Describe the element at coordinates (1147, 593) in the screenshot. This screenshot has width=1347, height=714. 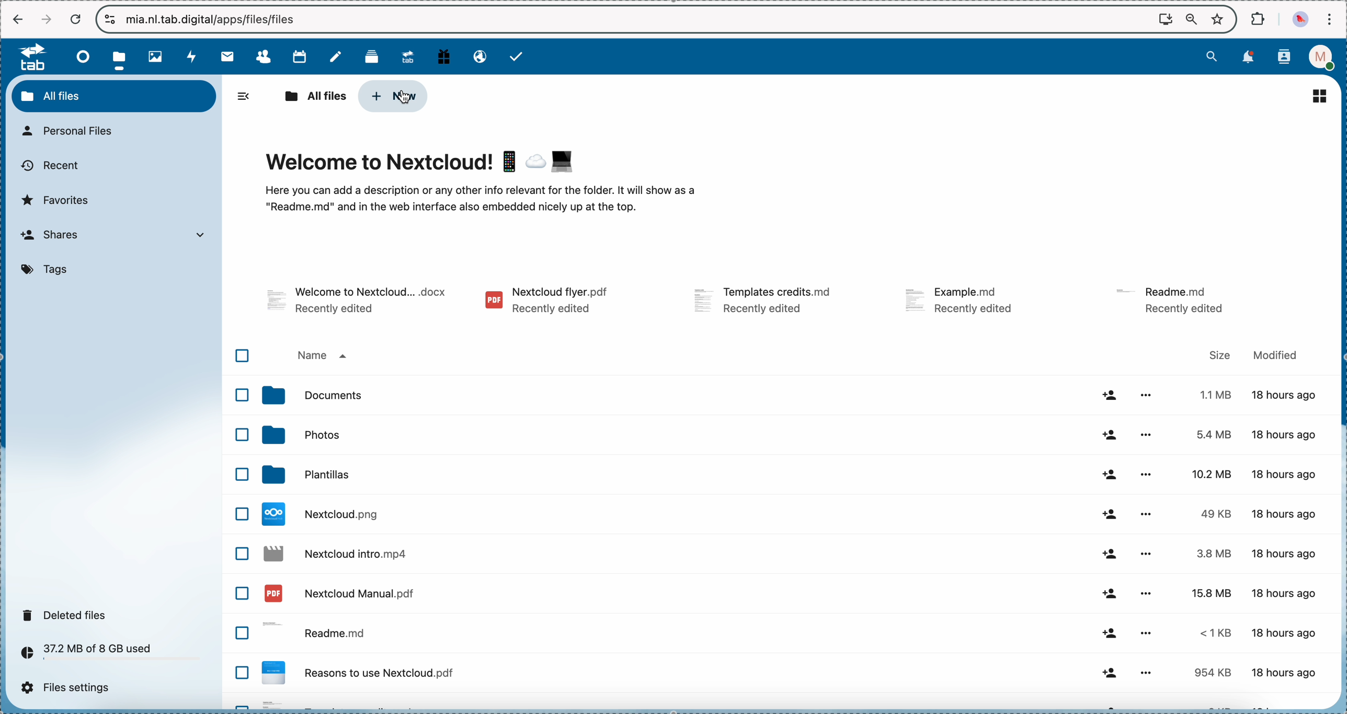
I see `more options` at that location.